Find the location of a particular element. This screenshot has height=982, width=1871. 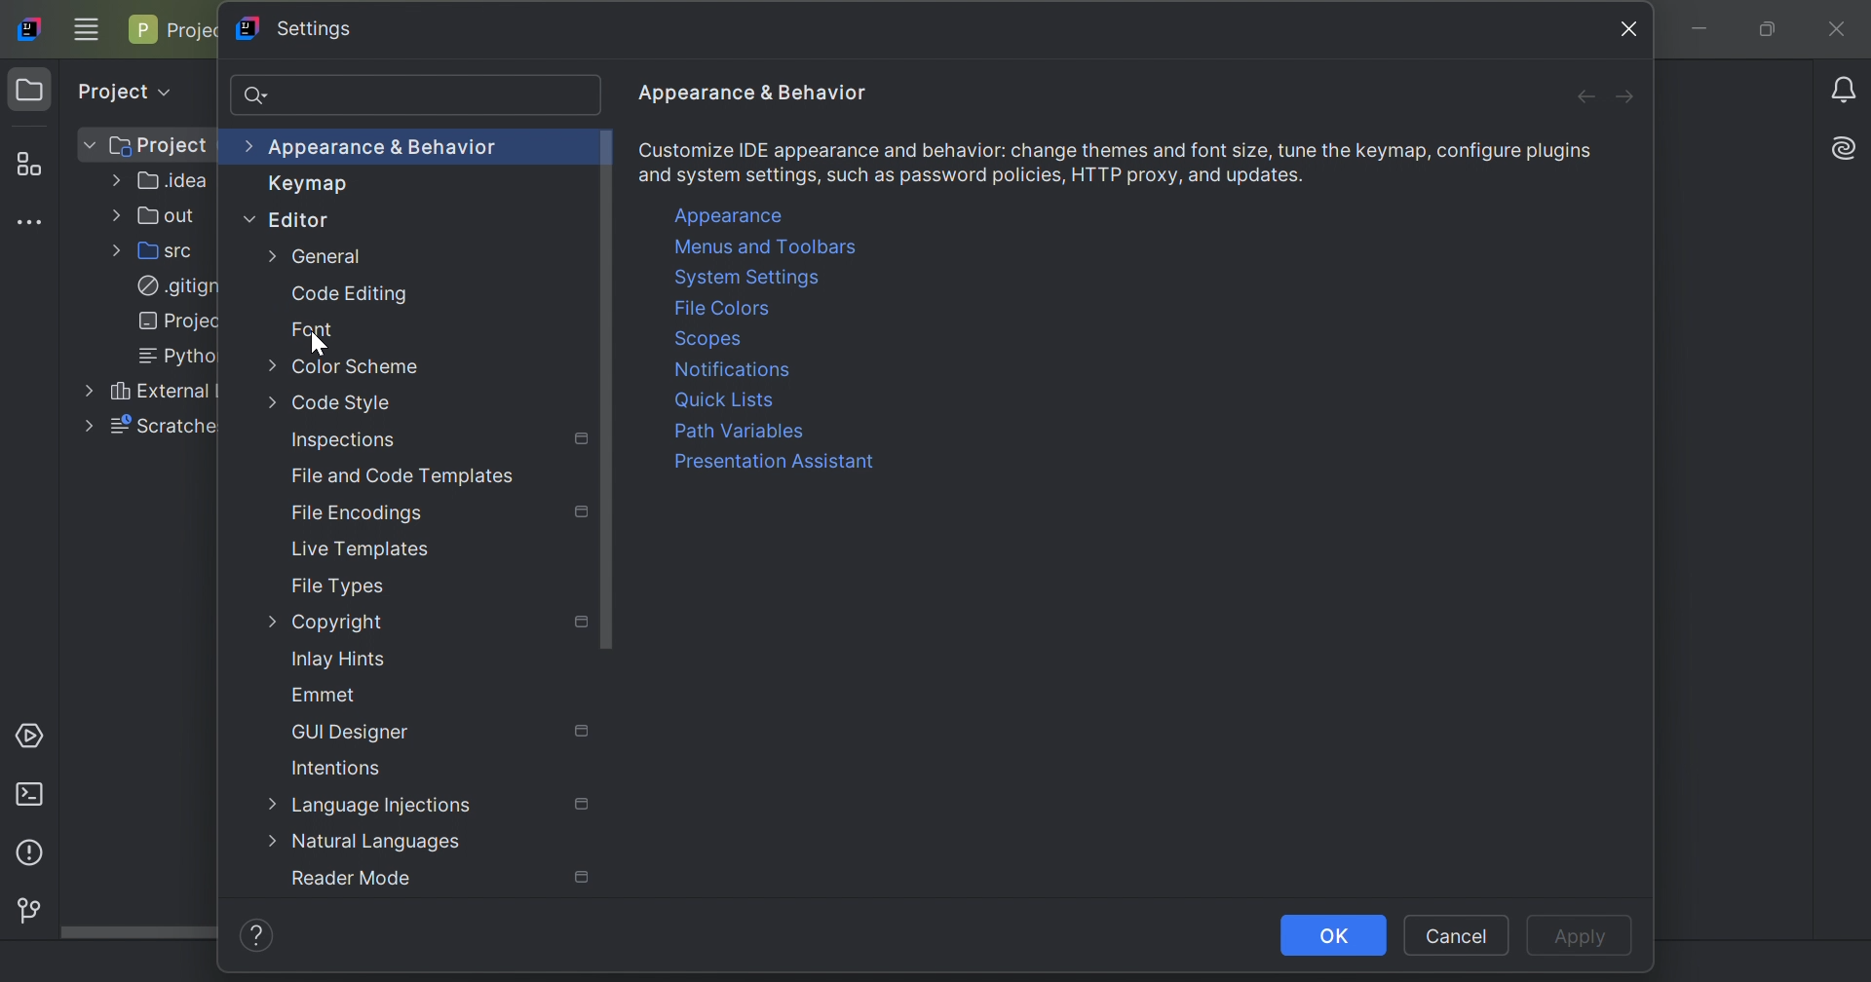

Settings marked with this icon are only applied to the current project. Non-marked settings are applied to all projects. is located at coordinates (582, 730).